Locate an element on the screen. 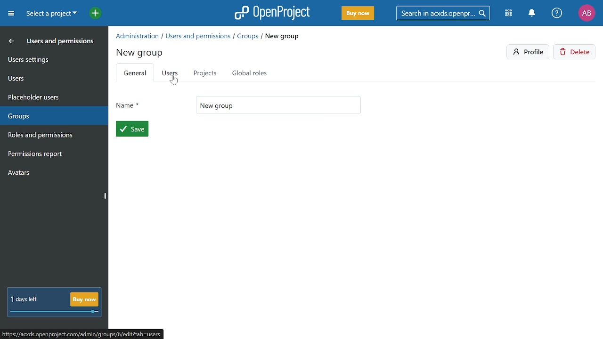  Open project logo is located at coordinates (272, 13).